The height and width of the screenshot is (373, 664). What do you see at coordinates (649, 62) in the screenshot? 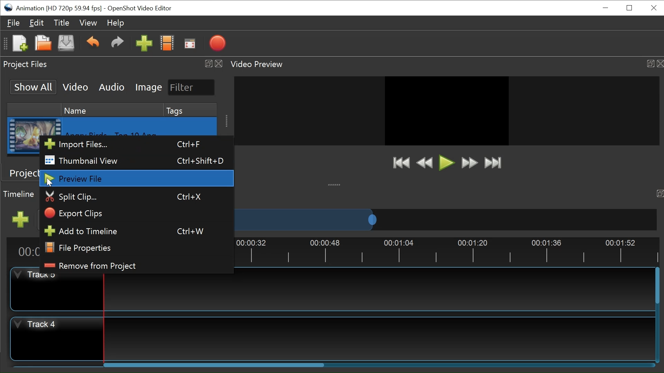
I see `Maximize` at bounding box center [649, 62].